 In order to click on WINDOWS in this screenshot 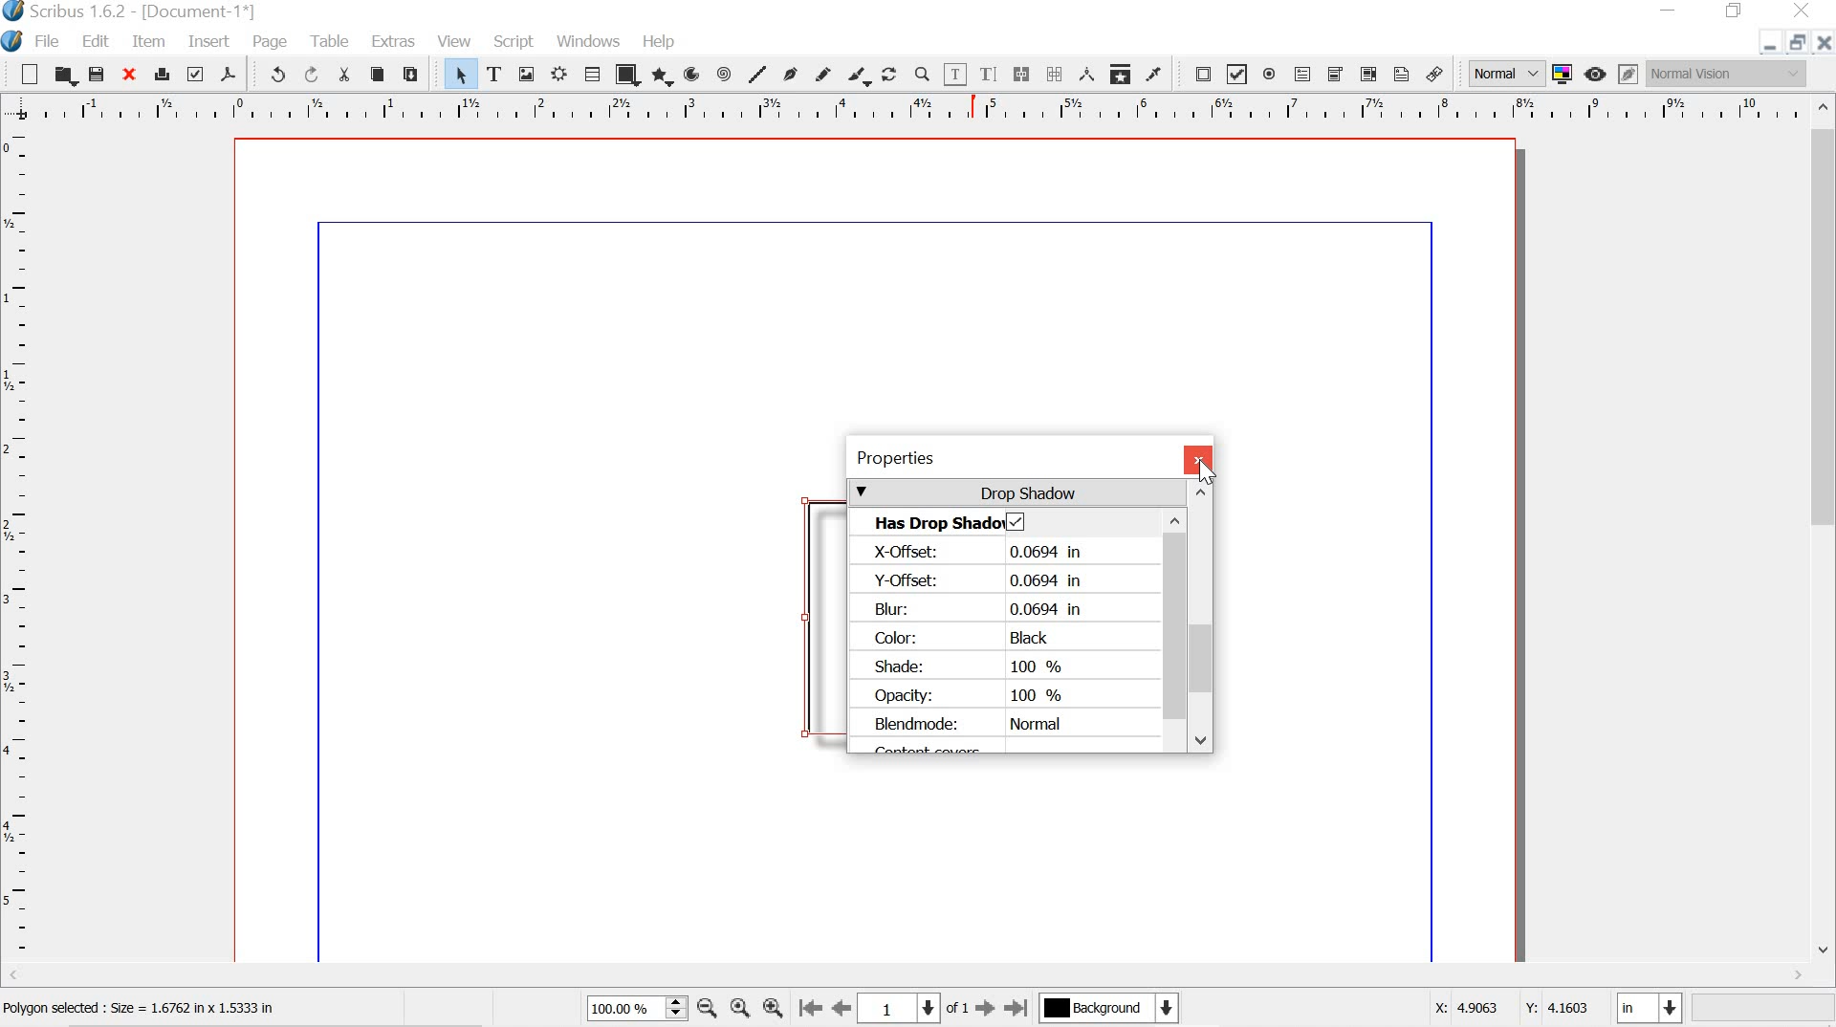, I will do `click(587, 40)`.